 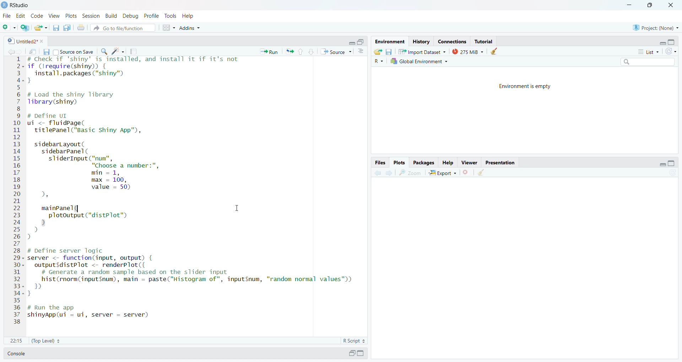 What do you see at coordinates (361, 353) in the screenshot?
I see `maximize` at bounding box center [361, 353].